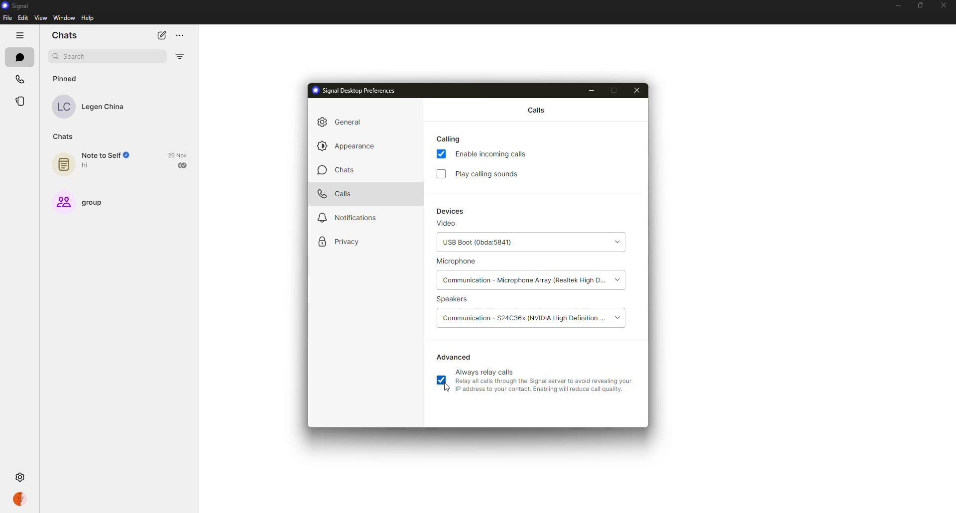 The image size is (956, 513). What do you see at coordinates (63, 137) in the screenshot?
I see `chats` at bounding box center [63, 137].